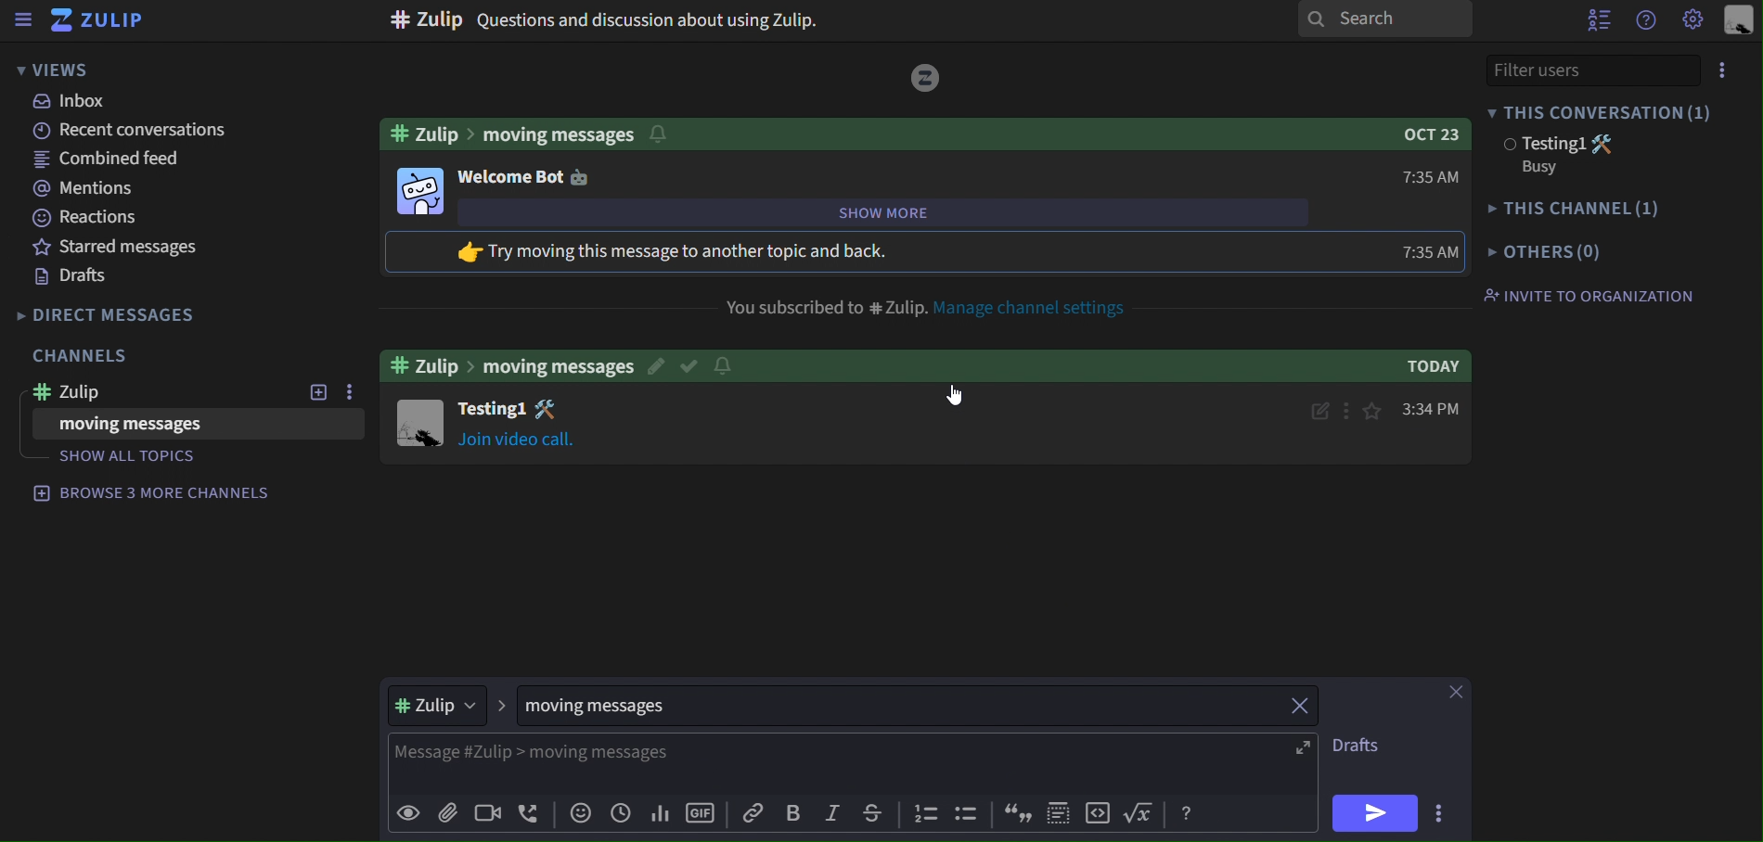 This screenshot has width=1763, height=842. What do you see at coordinates (927, 76) in the screenshot?
I see `image ` at bounding box center [927, 76].